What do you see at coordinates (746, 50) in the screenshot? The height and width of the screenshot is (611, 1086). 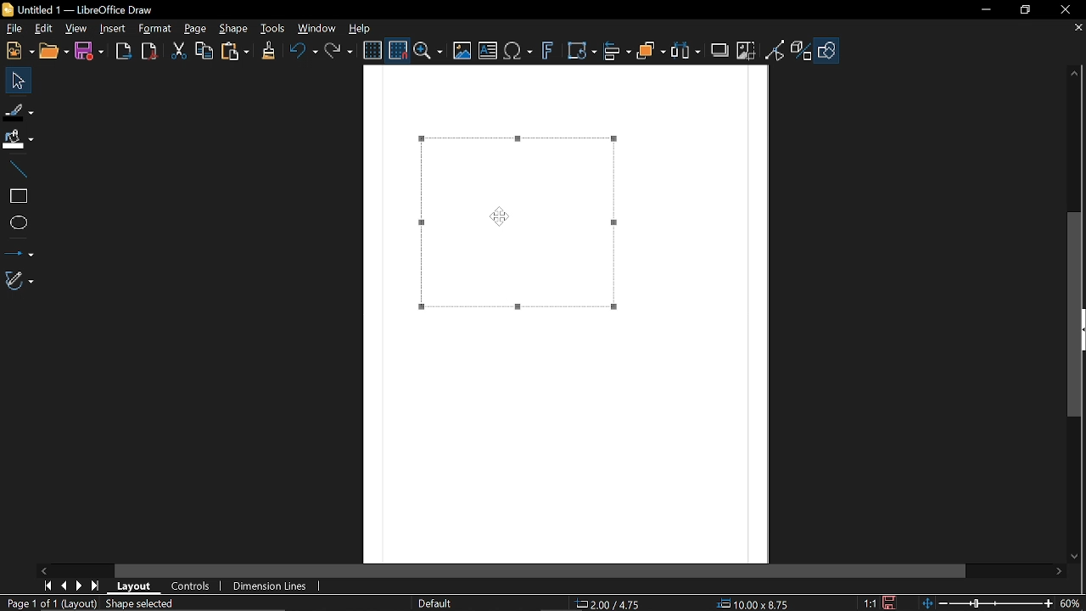 I see `Crop` at bounding box center [746, 50].